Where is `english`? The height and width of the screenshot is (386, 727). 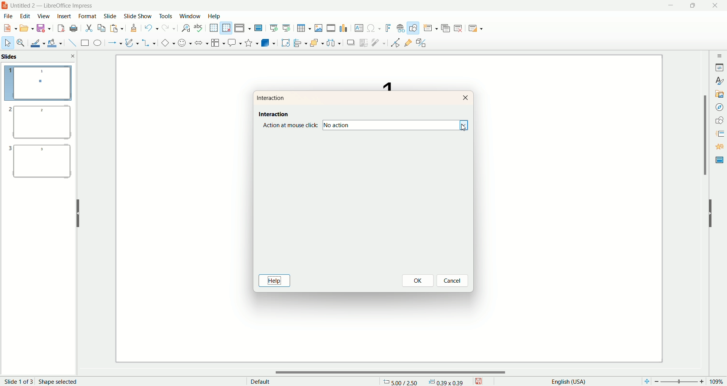
english is located at coordinates (568, 381).